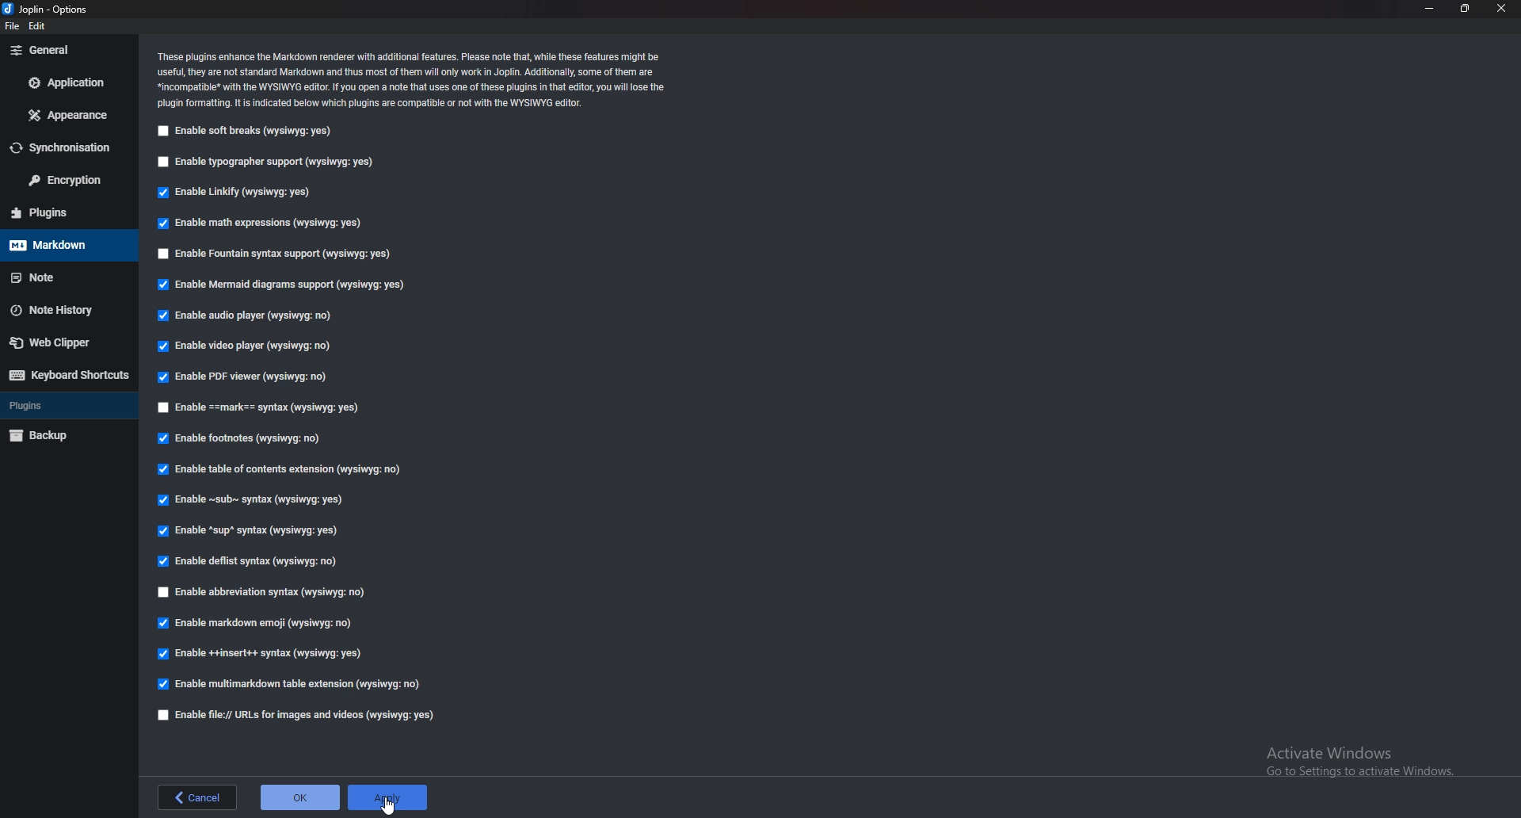 The image size is (1521, 818). Describe the element at coordinates (59, 277) in the screenshot. I see `note` at that location.